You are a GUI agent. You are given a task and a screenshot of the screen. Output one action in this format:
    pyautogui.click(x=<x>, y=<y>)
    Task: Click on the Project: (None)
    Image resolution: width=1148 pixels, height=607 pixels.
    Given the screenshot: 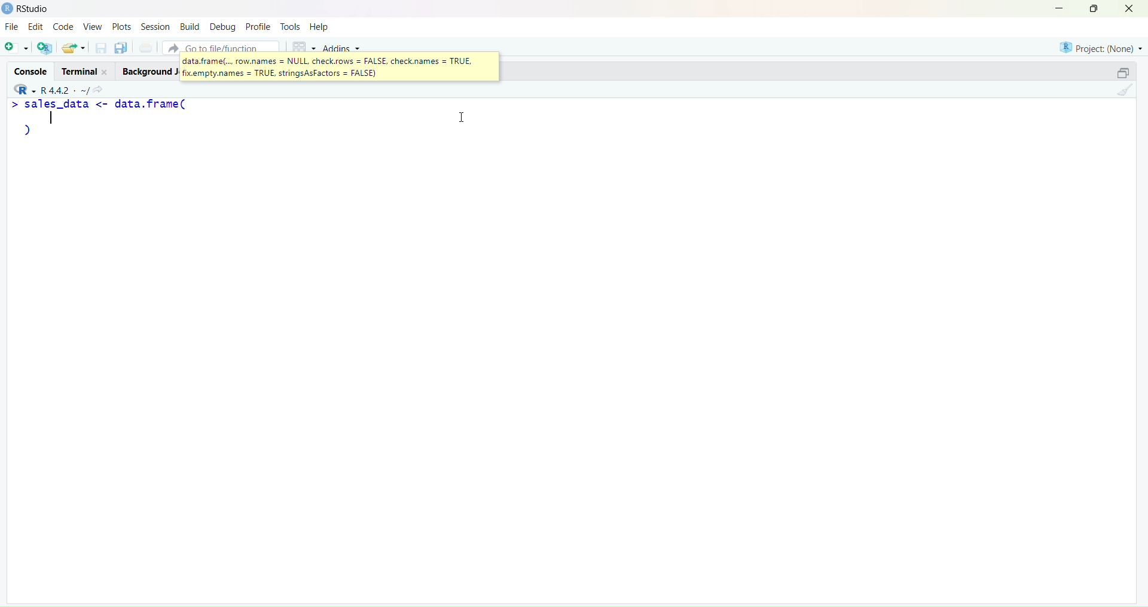 What is the action you would take?
    pyautogui.click(x=1101, y=46)
    